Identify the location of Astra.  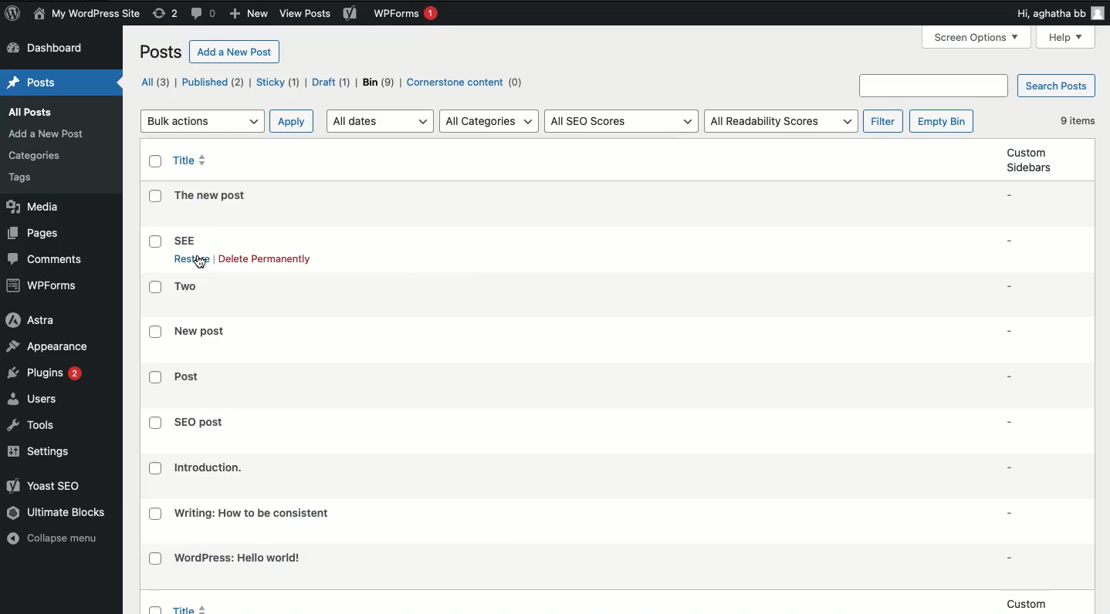
(33, 321).